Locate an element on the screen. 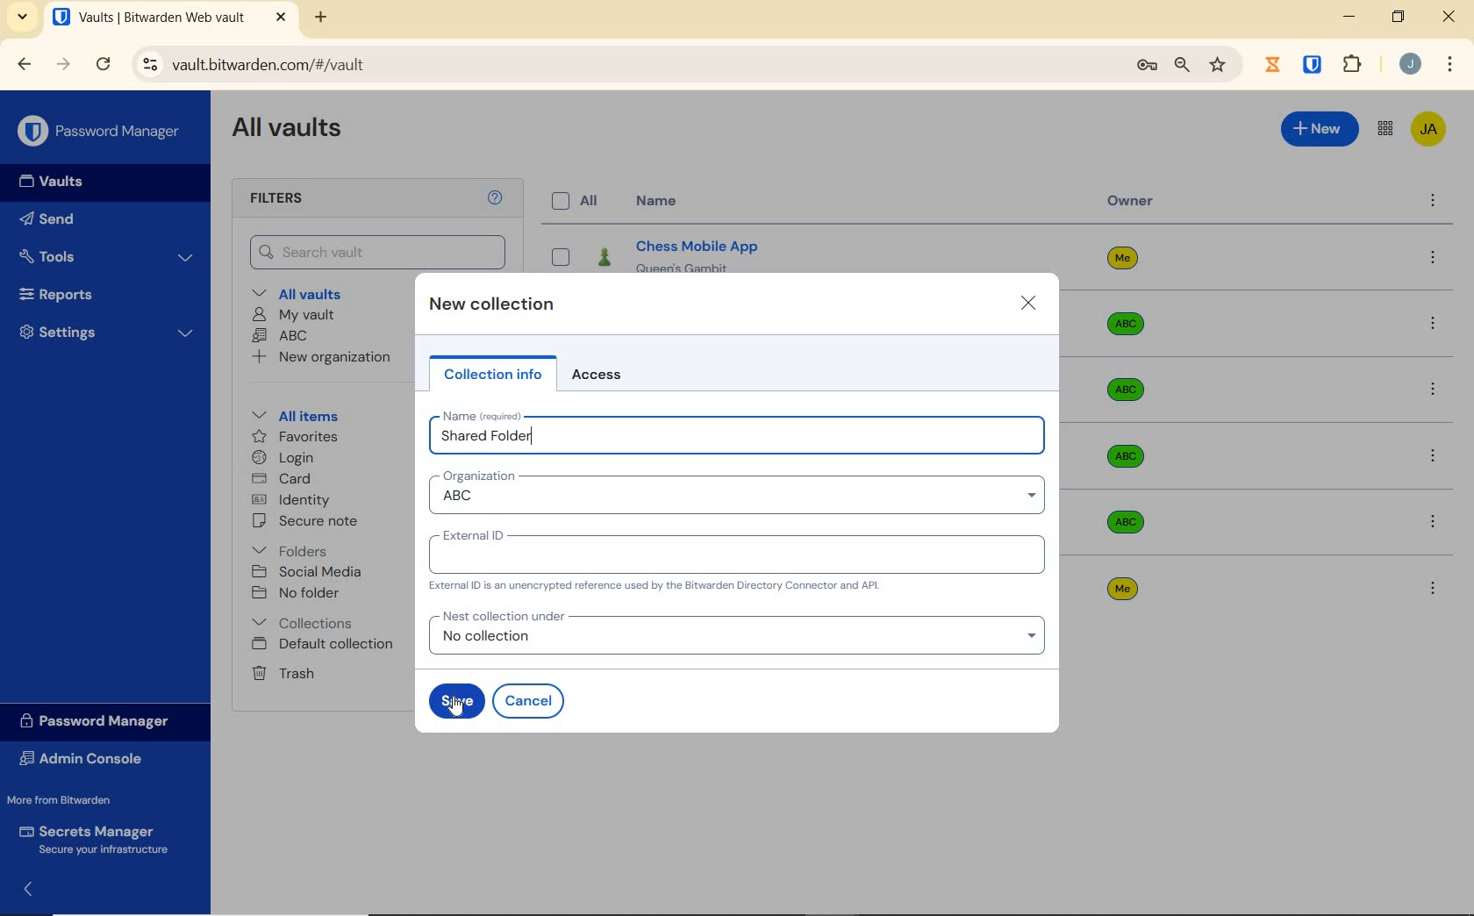  new is located at coordinates (1320, 129).